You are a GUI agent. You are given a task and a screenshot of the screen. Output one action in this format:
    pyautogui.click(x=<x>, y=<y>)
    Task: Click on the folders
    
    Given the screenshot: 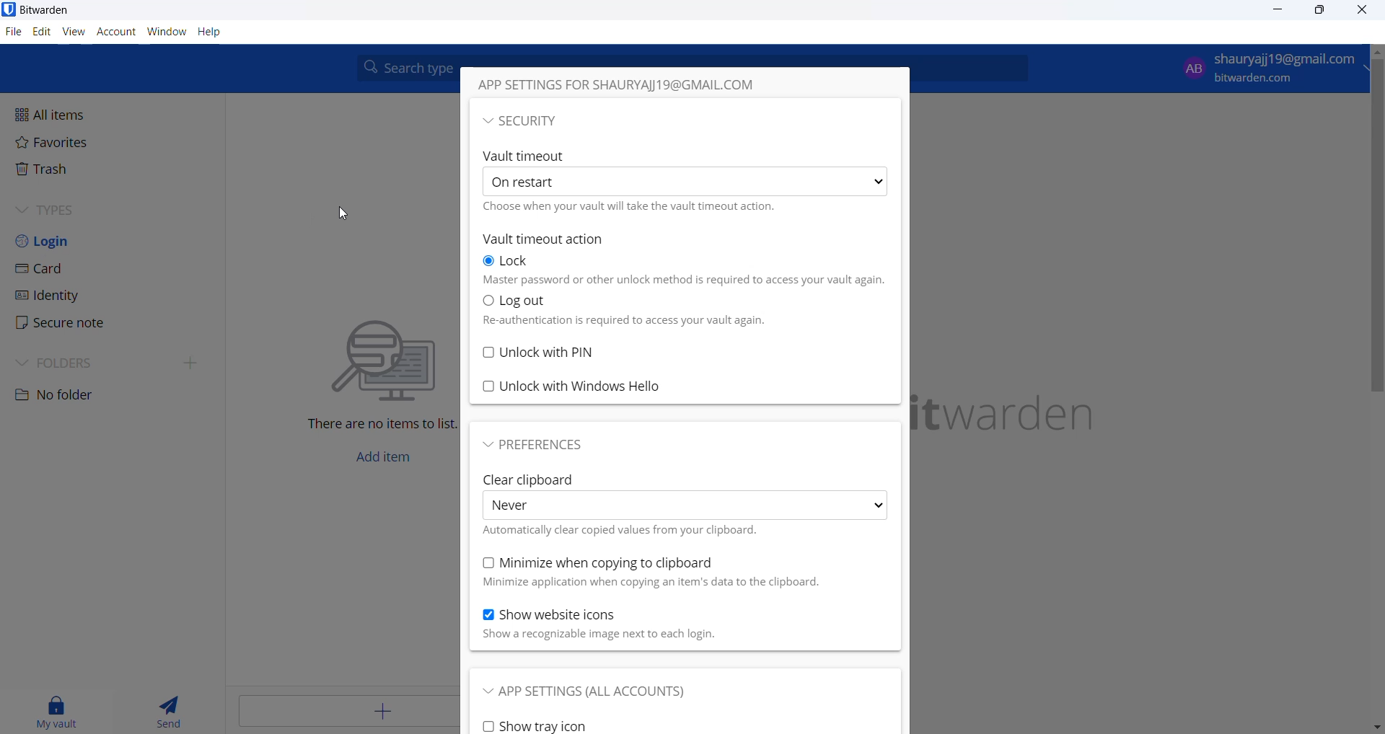 What is the action you would take?
    pyautogui.click(x=113, y=363)
    